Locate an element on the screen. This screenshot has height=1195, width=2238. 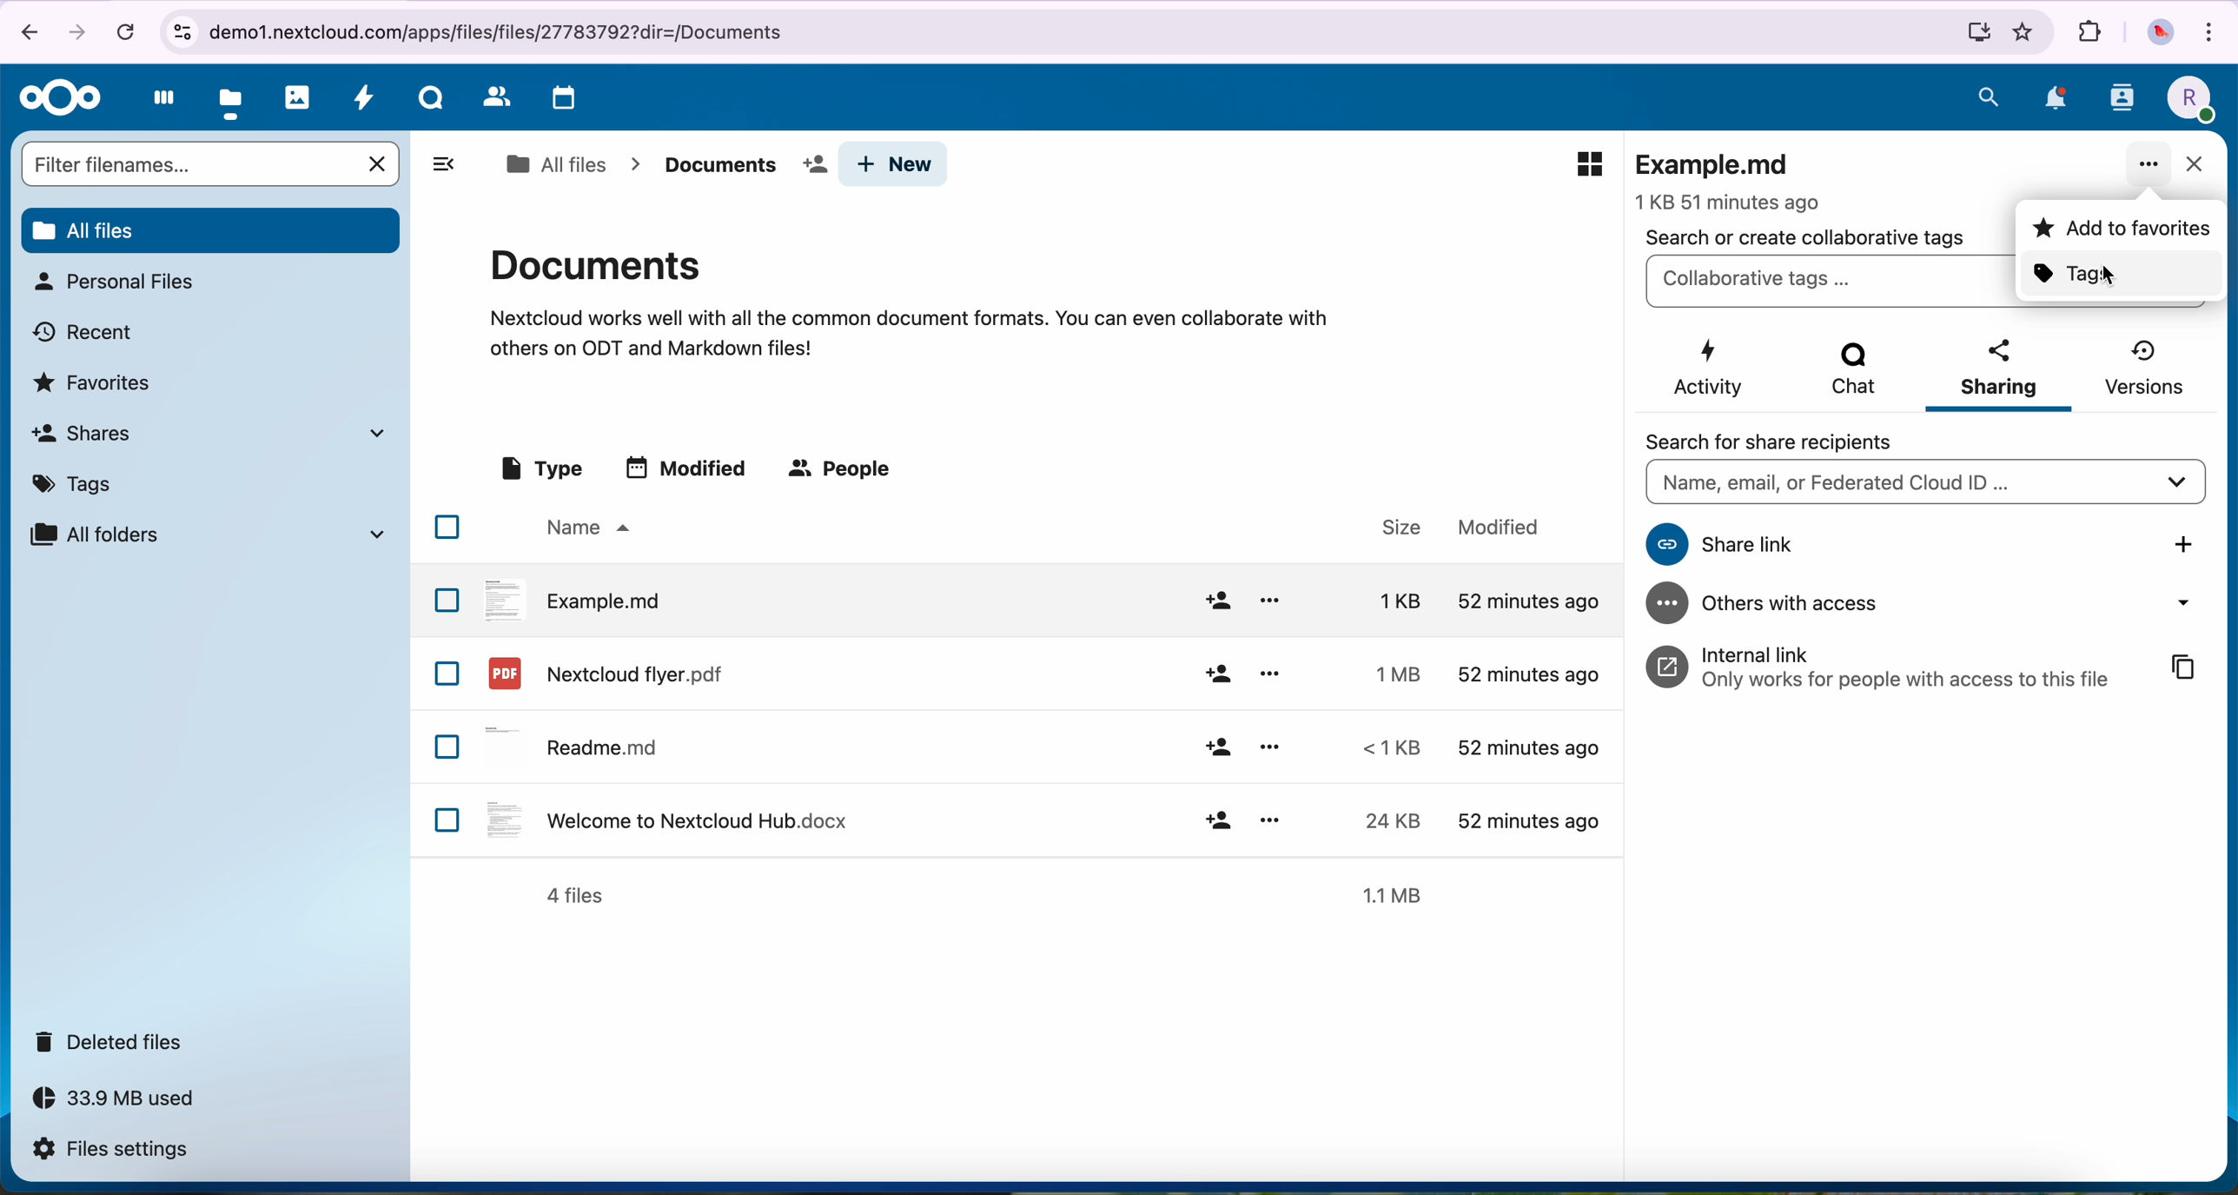
all files is located at coordinates (555, 164).